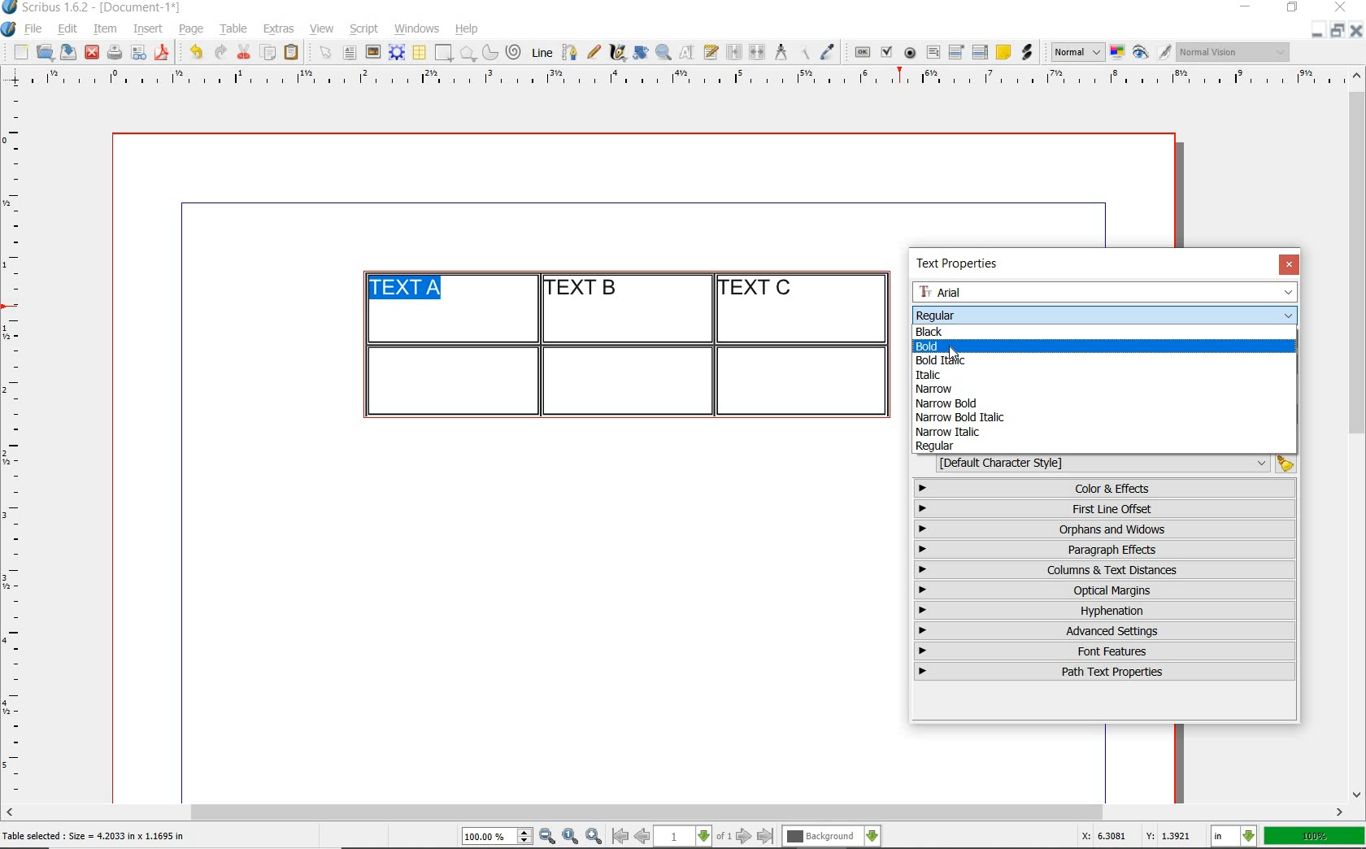 Image resolution: width=1366 pixels, height=849 pixels. I want to click on narrow bold, so click(948, 403).